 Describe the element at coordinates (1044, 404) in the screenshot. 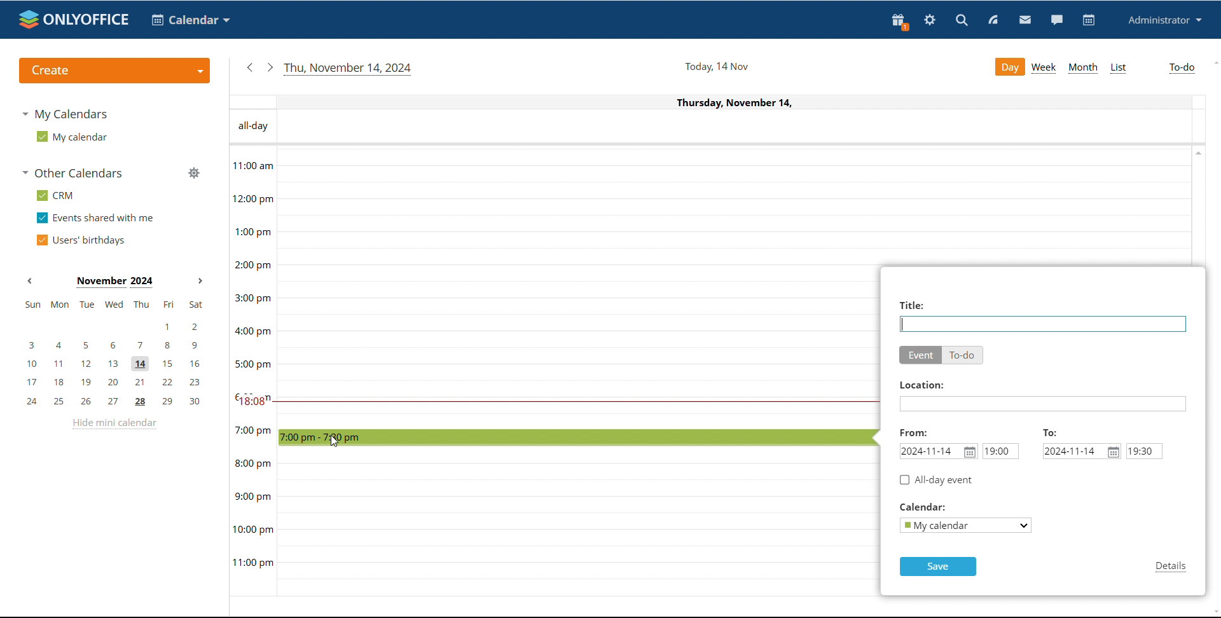

I see `add location` at that location.